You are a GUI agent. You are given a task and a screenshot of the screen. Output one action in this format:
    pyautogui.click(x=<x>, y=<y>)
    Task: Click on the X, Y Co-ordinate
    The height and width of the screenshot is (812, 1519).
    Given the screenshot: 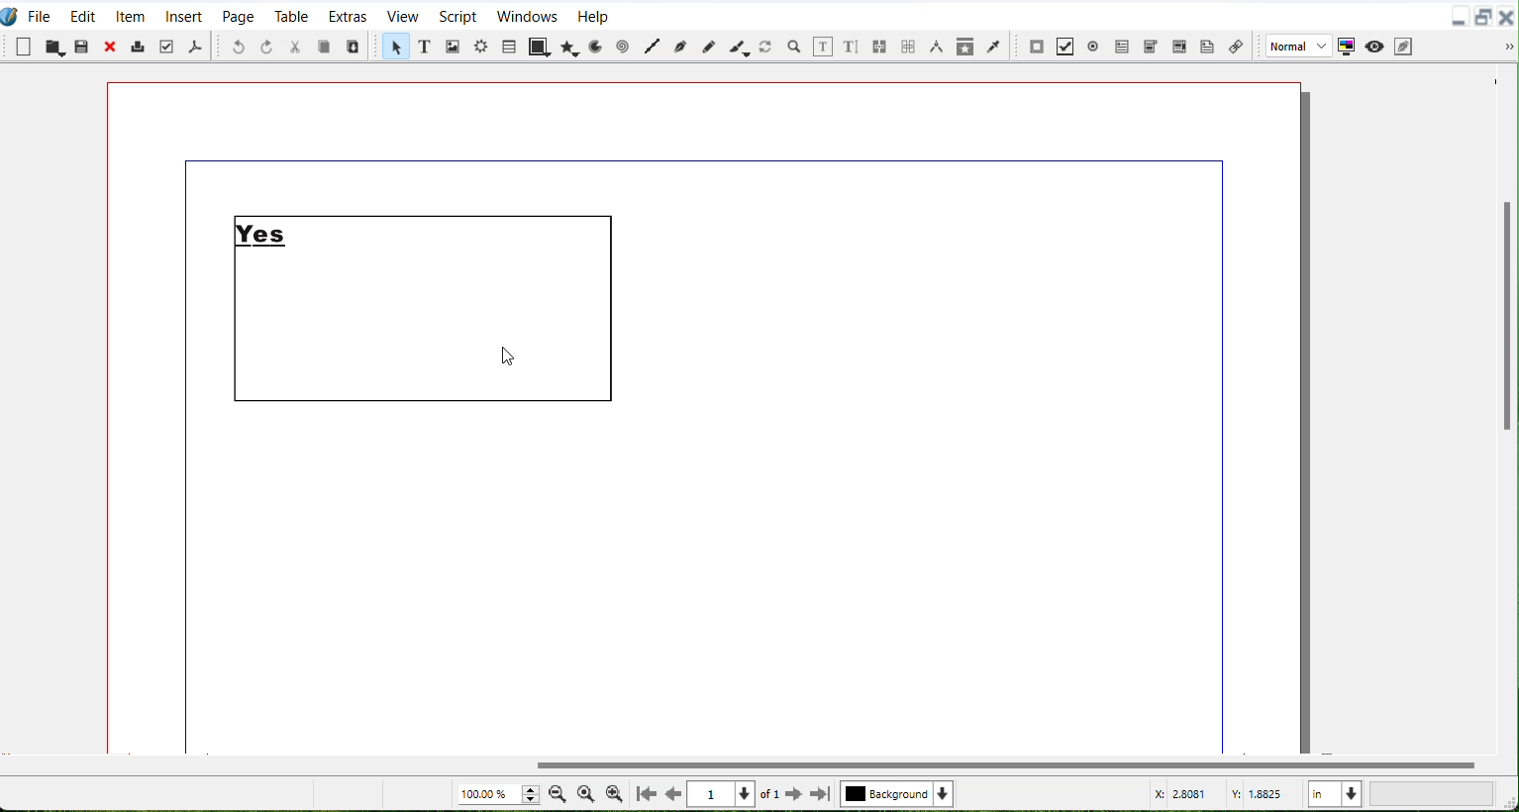 What is the action you would take?
    pyautogui.click(x=1224, y=794)
    